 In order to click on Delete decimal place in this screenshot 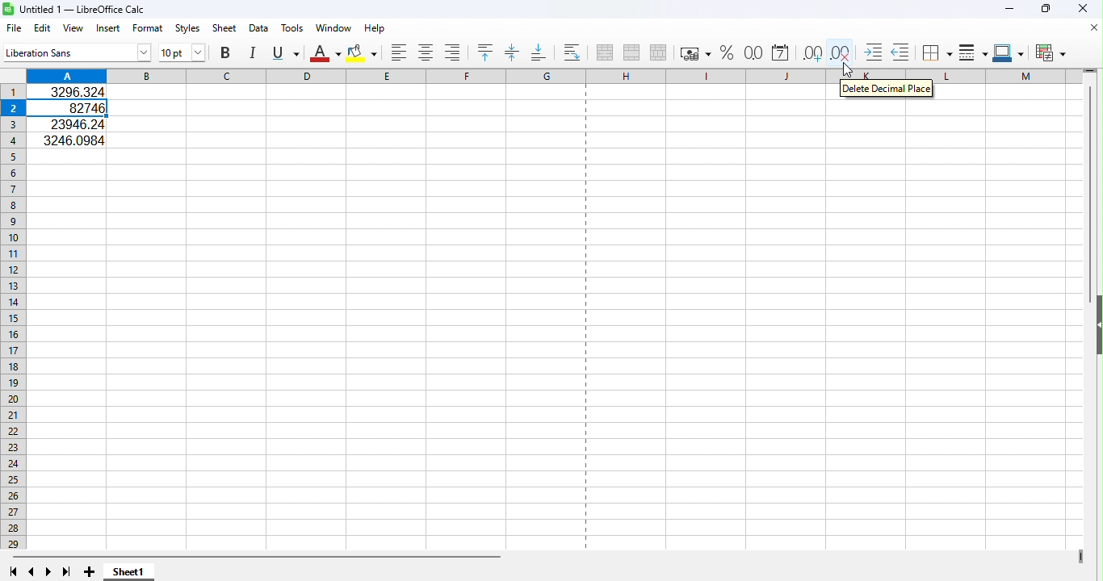, I will do `click(838, 52)`.